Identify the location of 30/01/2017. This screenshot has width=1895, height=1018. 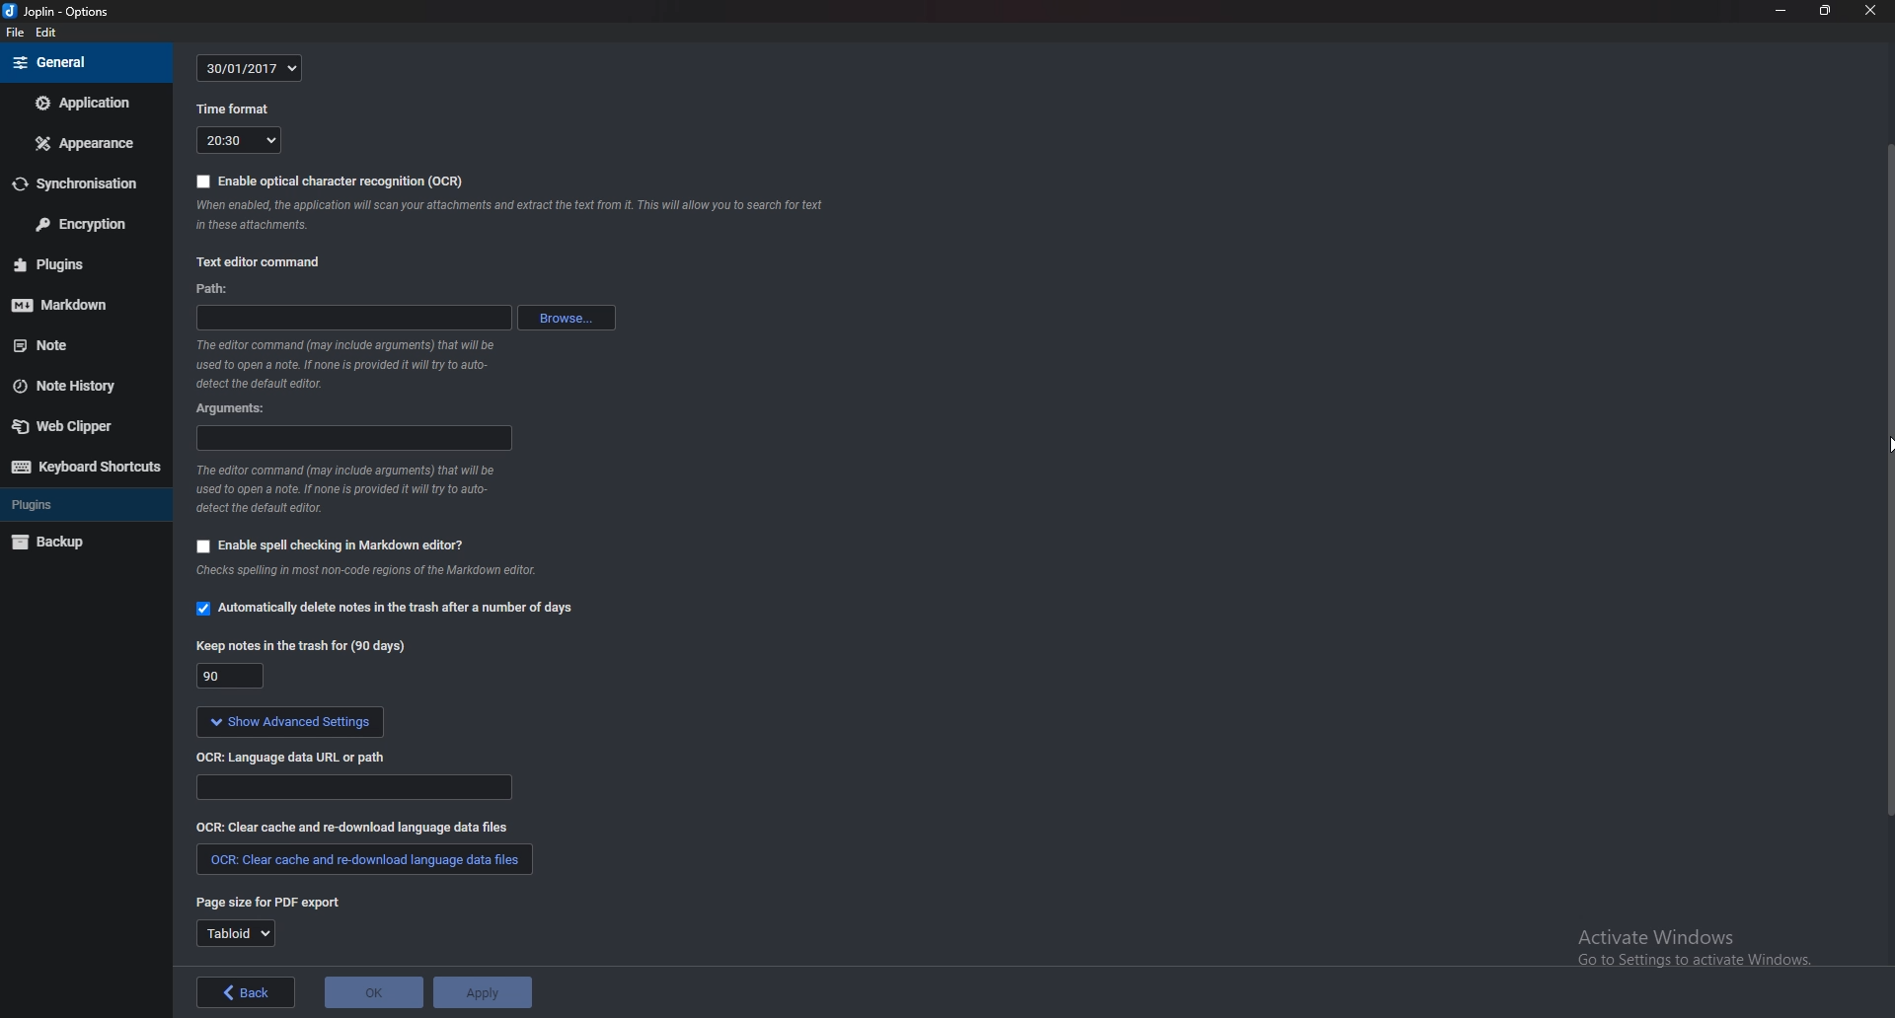
(252, 68).